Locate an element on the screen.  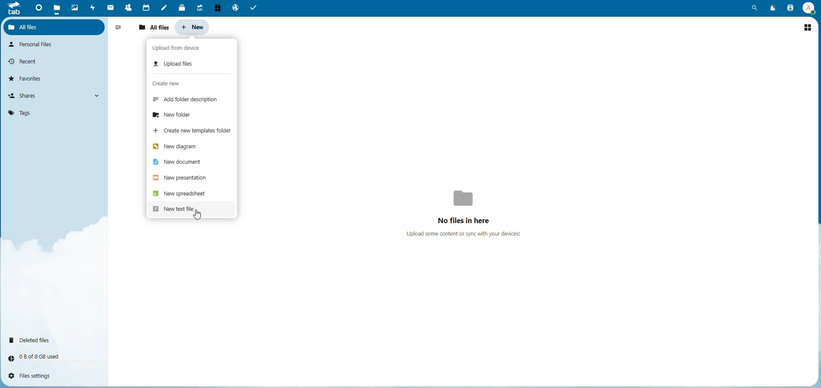
new is located at coordinates (169, 85).